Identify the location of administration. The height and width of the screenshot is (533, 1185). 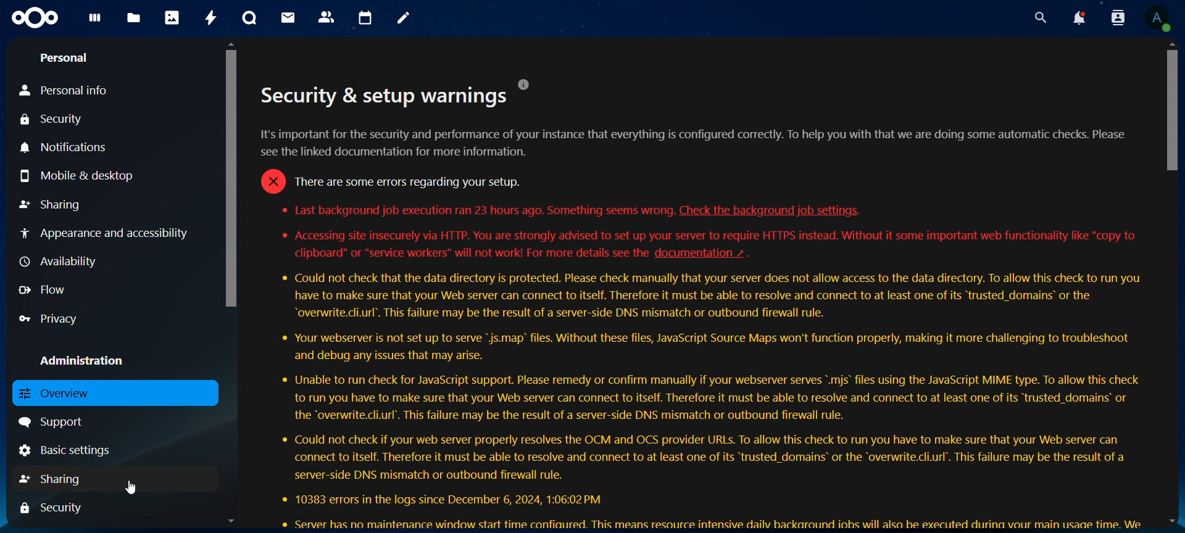
(85, 360).